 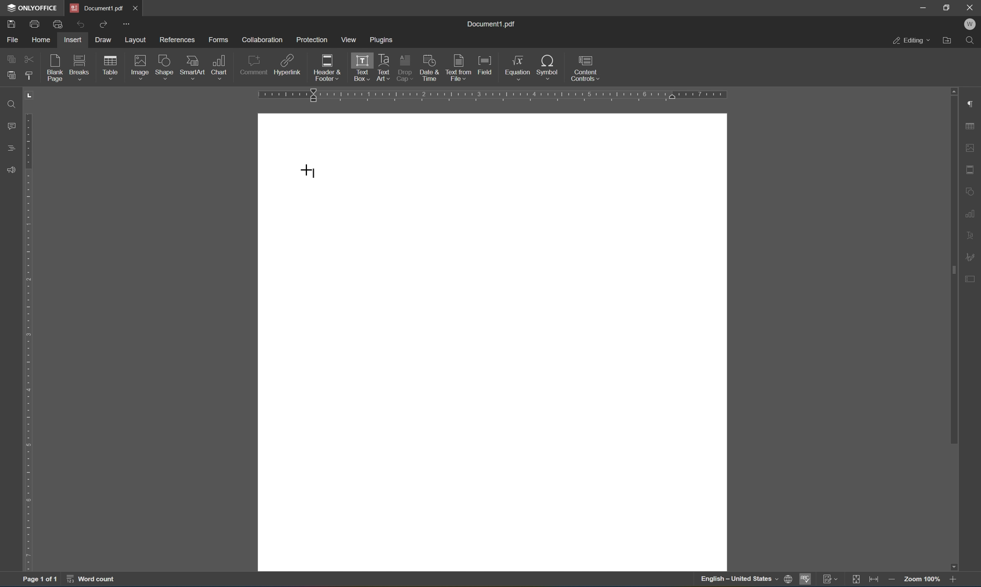 I want to click on protection, so click(x=312, y=39).